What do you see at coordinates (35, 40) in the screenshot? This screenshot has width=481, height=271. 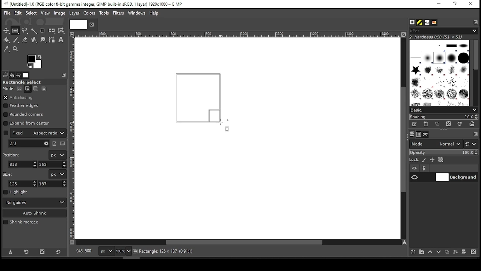 I see `heal tool` at bounding box center [35, 40].